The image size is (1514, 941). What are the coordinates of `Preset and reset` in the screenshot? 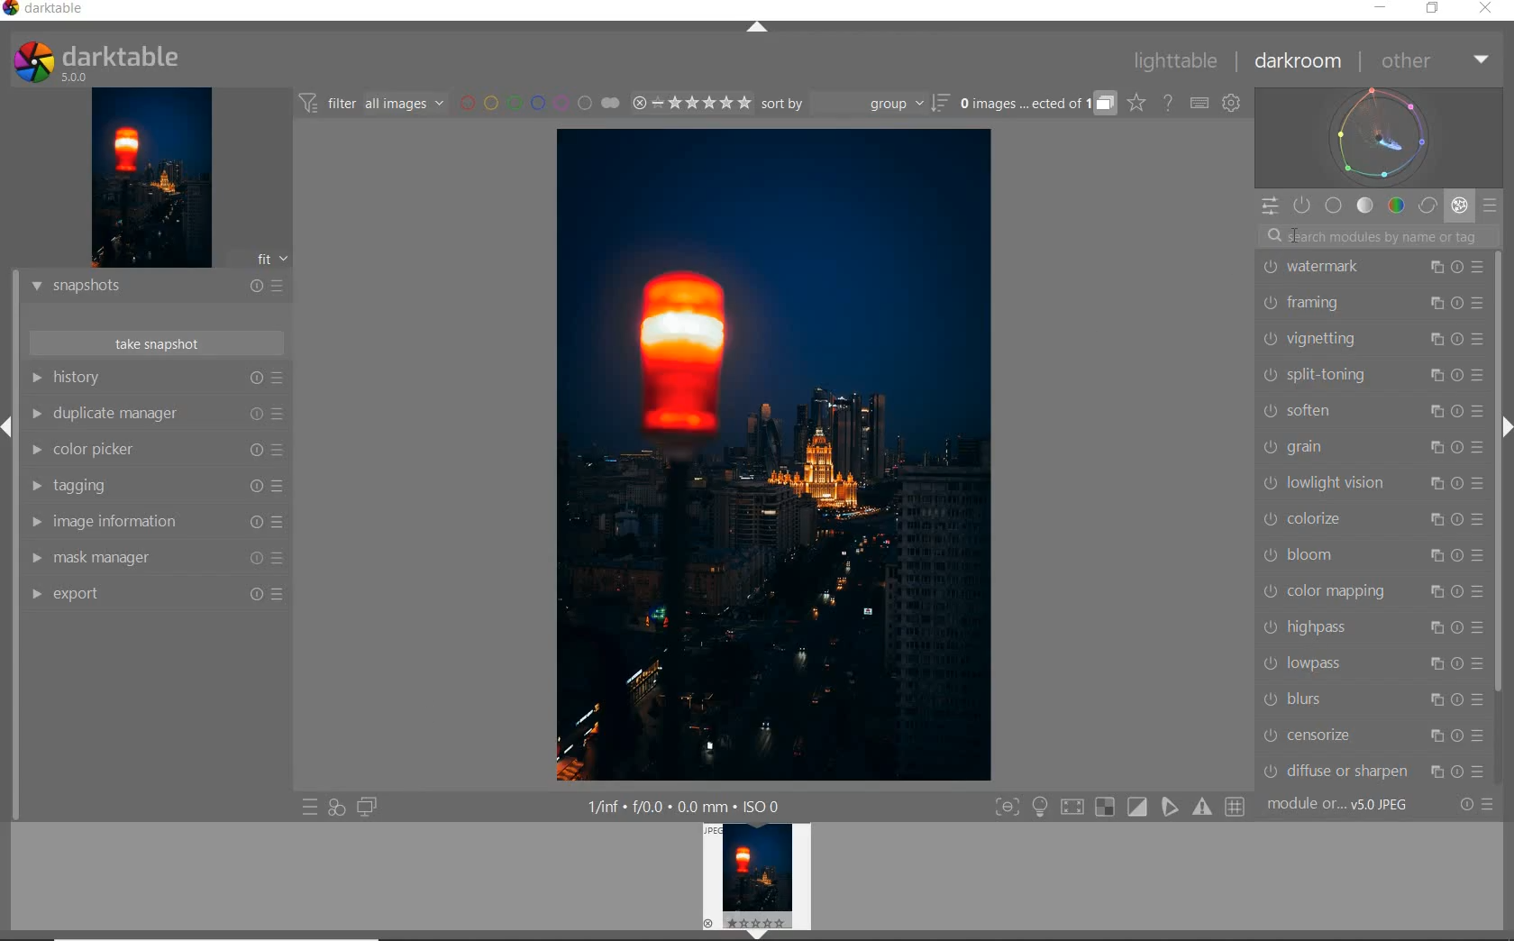 It's located at (287, 285).